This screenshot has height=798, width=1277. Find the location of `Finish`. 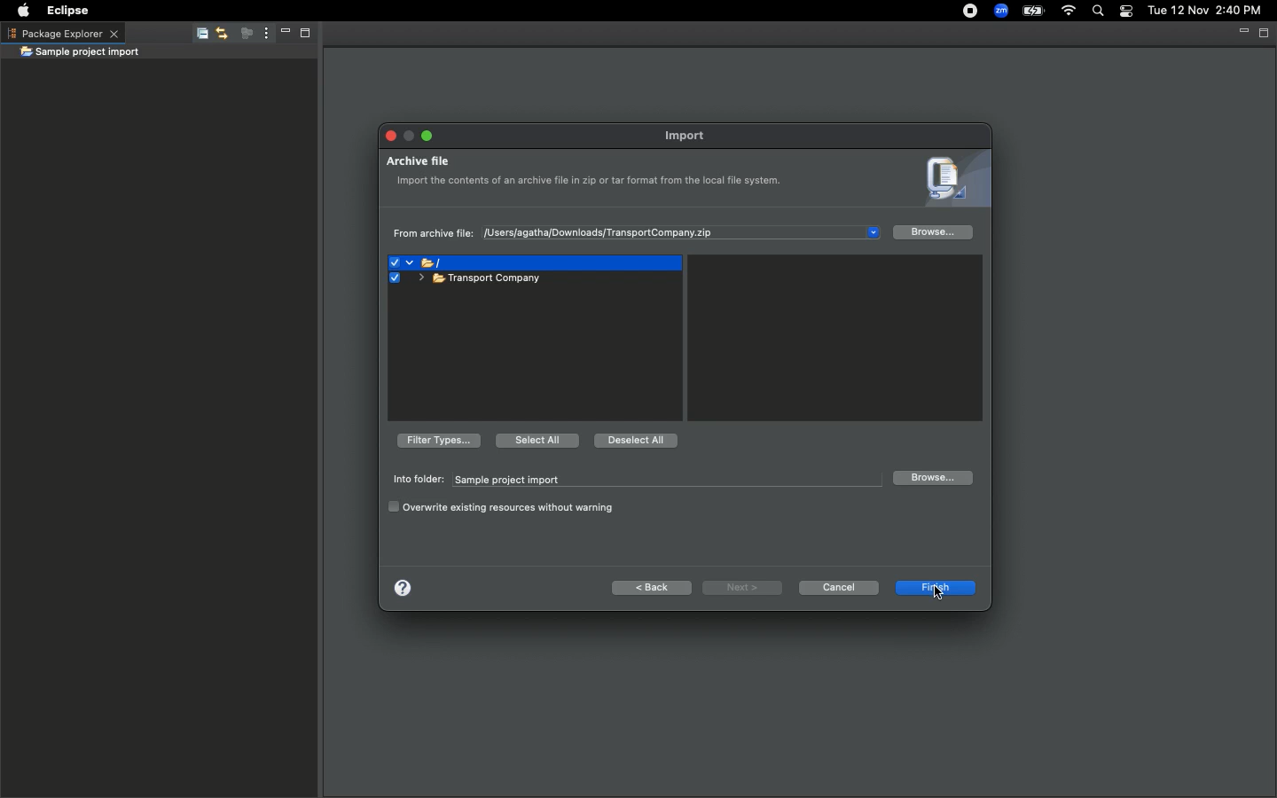

Finish is located at coordinates (908, 586).